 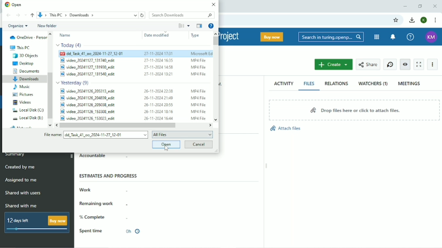 I want to click on Search, so click(x=331, y=36).